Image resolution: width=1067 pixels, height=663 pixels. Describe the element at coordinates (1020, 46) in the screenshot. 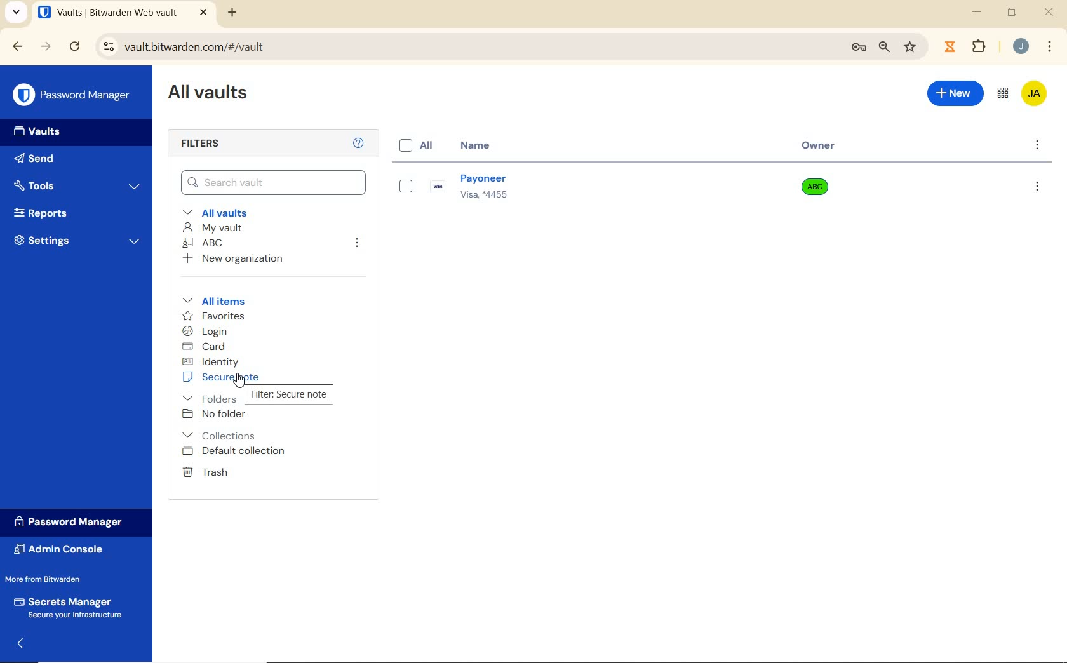

I see `Account` at that location.